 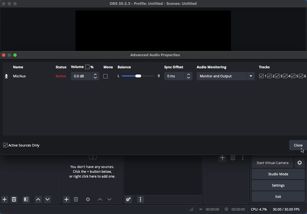 What do you see at coordinates (178, 73) in the screenshot?
I see `Sync offset` at bounding box center [178, 73].